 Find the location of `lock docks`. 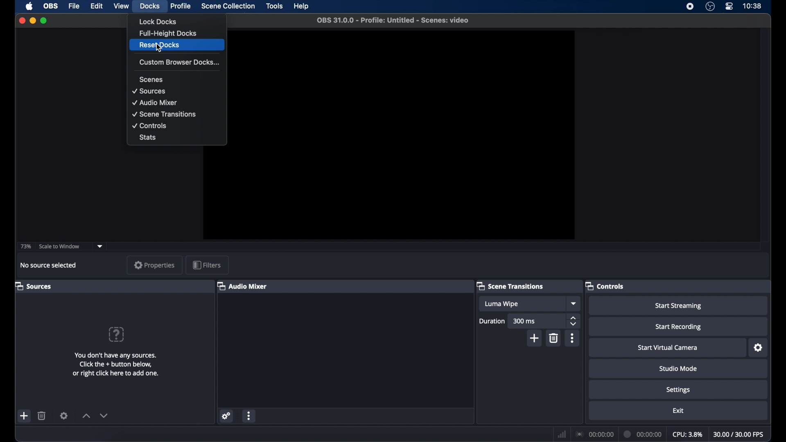

lock docks is located at coordinates (158, 22).